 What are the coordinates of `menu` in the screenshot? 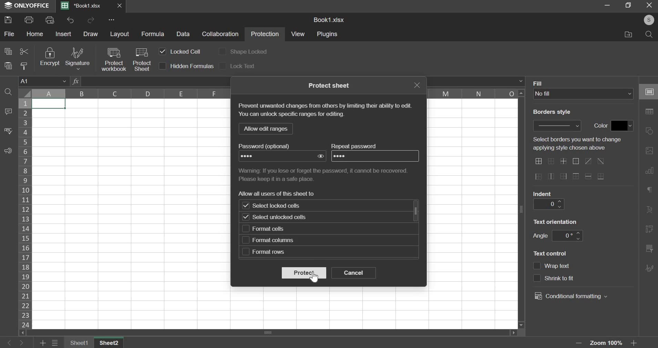 It's located at (55, 343).